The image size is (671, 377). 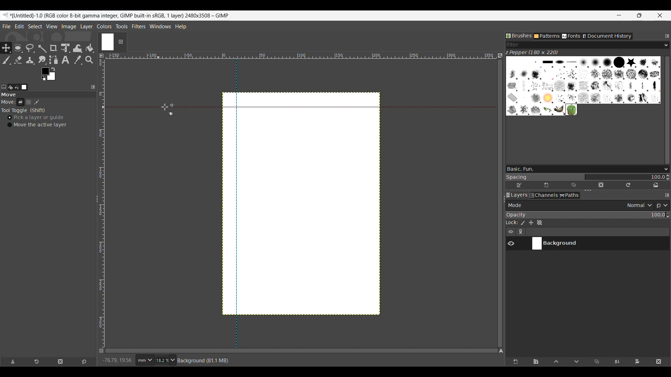 What do you see at coordinates (102, 351) in the screenshot?
I see `Toggle quick mask on/off` at bounding box center [102, 351].